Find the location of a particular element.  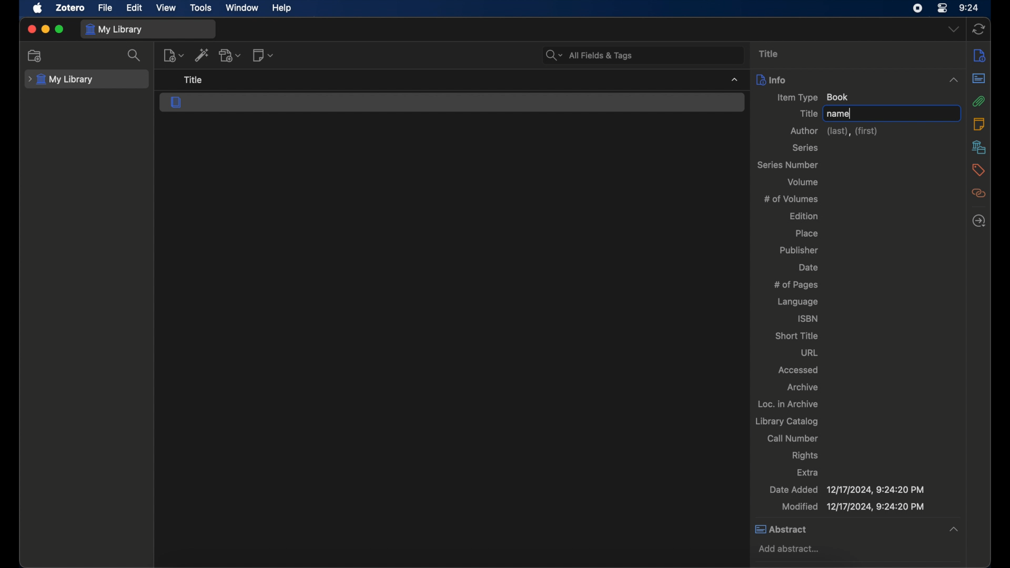

publisher is located at coordinates (799, 250).